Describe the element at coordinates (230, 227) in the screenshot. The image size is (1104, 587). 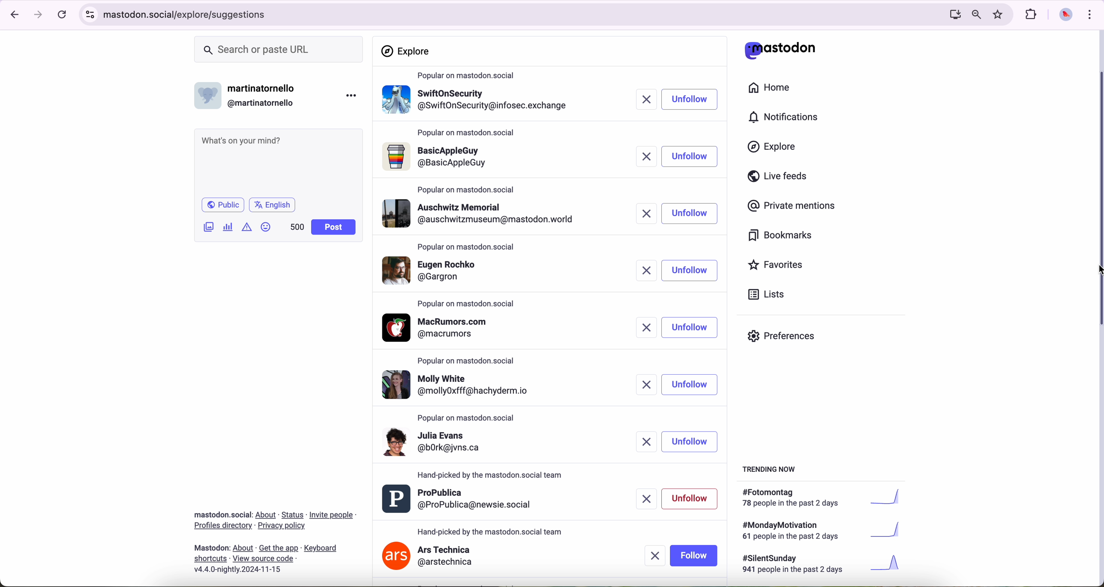
I see `charts` at that location.